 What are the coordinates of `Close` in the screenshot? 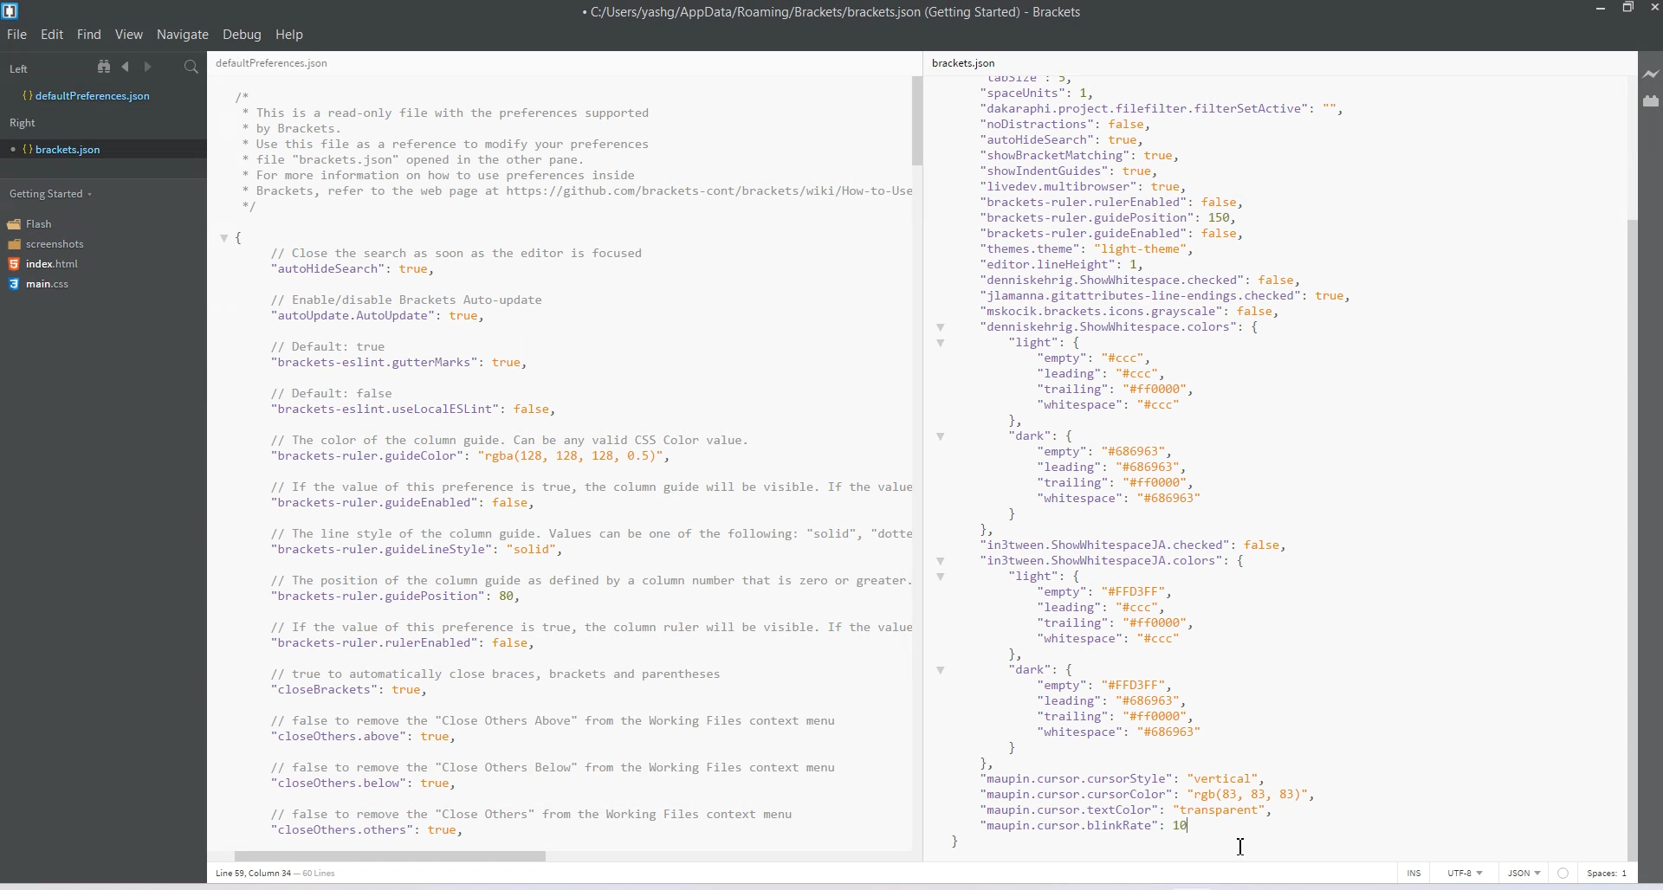 It's located at (1653, 10).